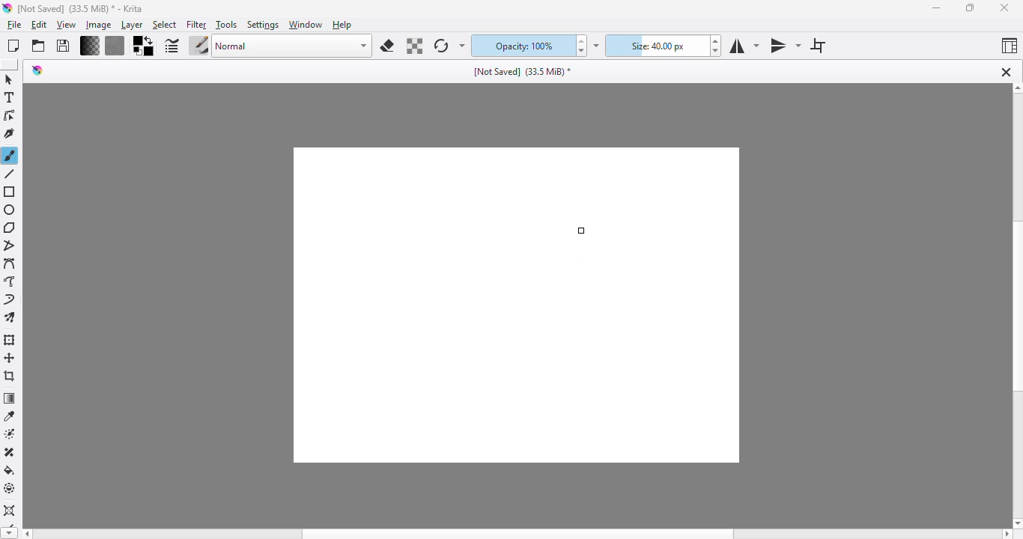 This screenshot has width=1023, height=539. What do you see at coordinates (785, 46) in the screenshot?
I see `vertical mirror tool` at bounding box center [785, 46].